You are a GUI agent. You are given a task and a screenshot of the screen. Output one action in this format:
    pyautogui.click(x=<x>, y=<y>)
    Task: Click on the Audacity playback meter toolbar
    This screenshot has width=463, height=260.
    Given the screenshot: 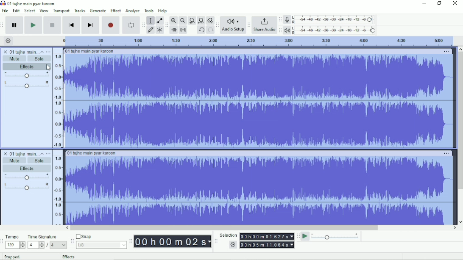 What is the action you would take?
    pyautogui.click(x=280, y=31)
    